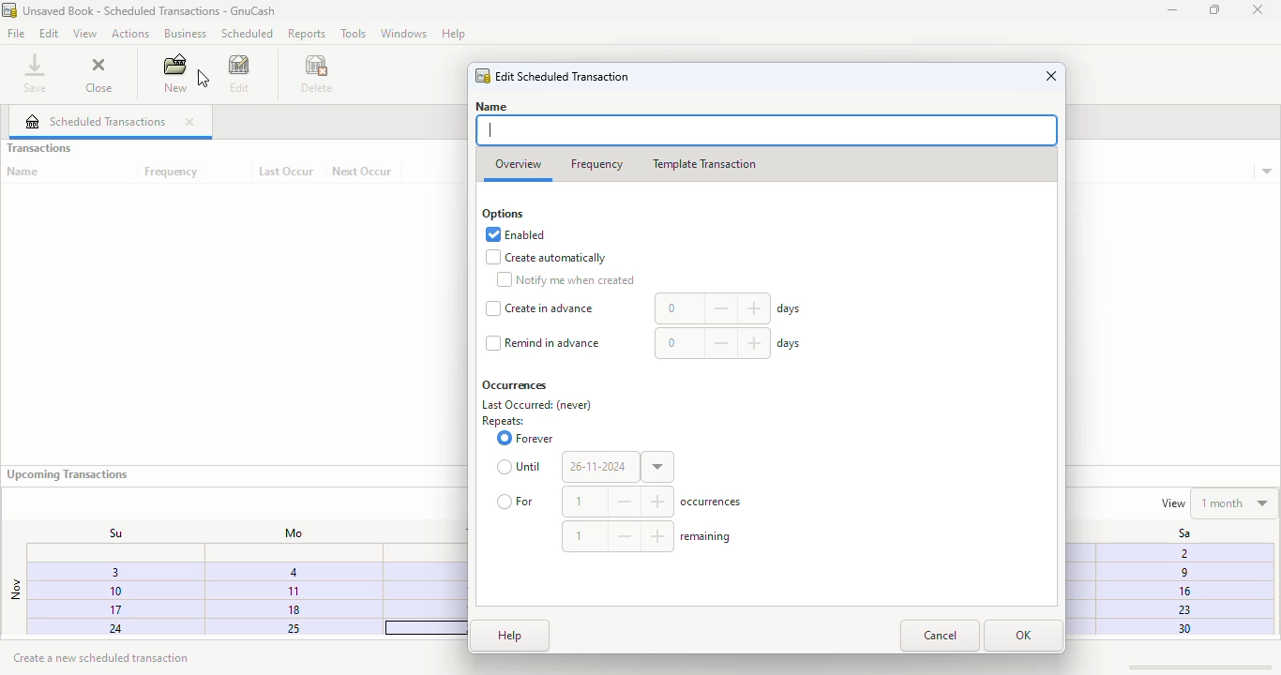  I want to click on 3, so click(104, 575).